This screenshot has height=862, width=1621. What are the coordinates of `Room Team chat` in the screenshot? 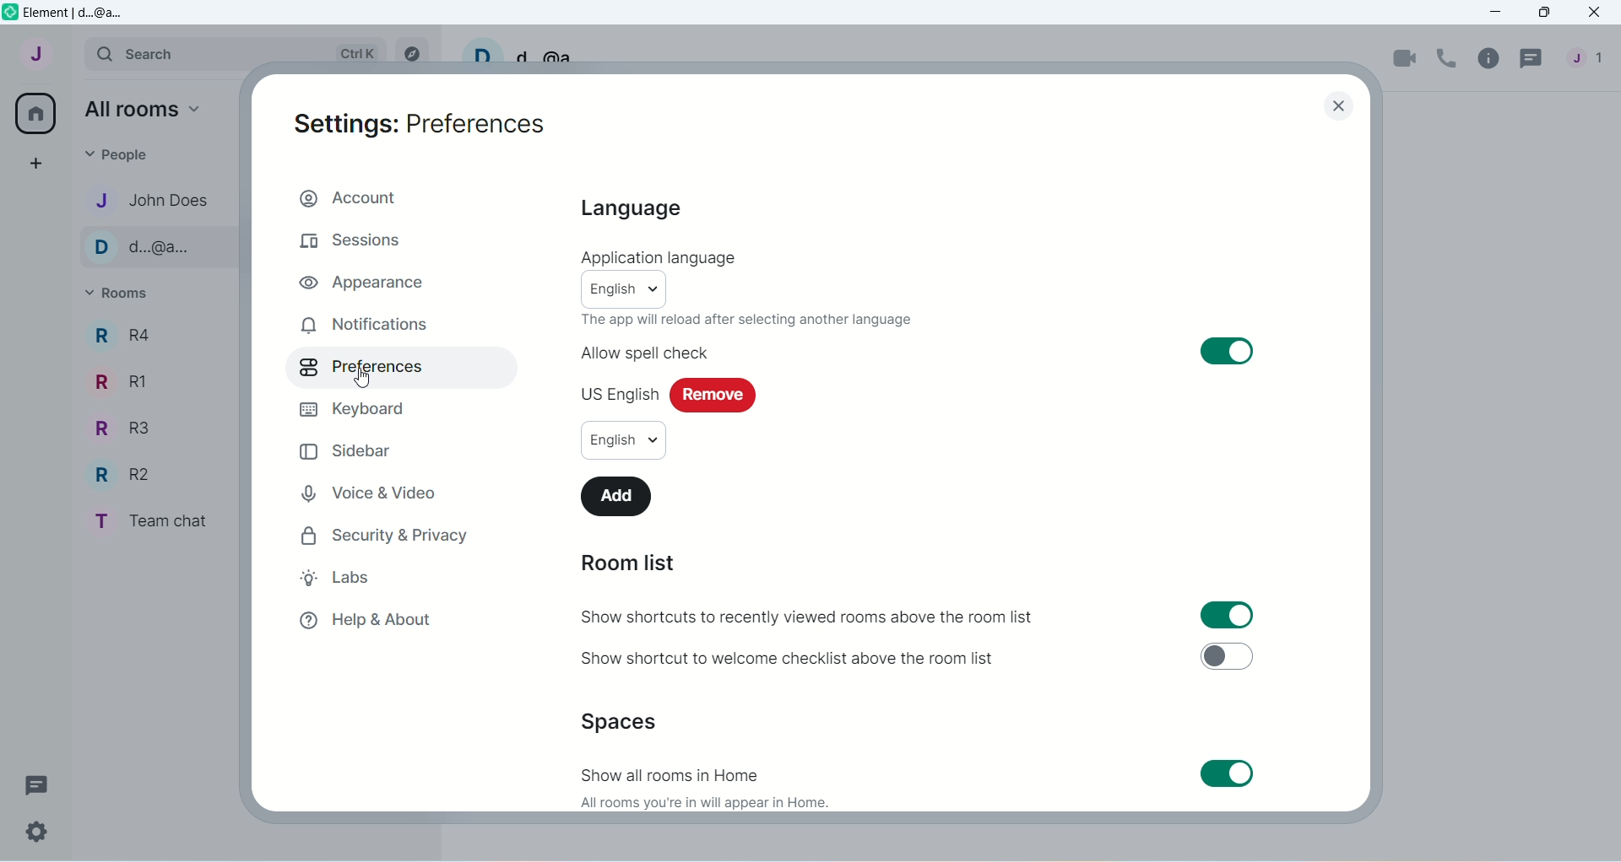 It's located at (156, 521).